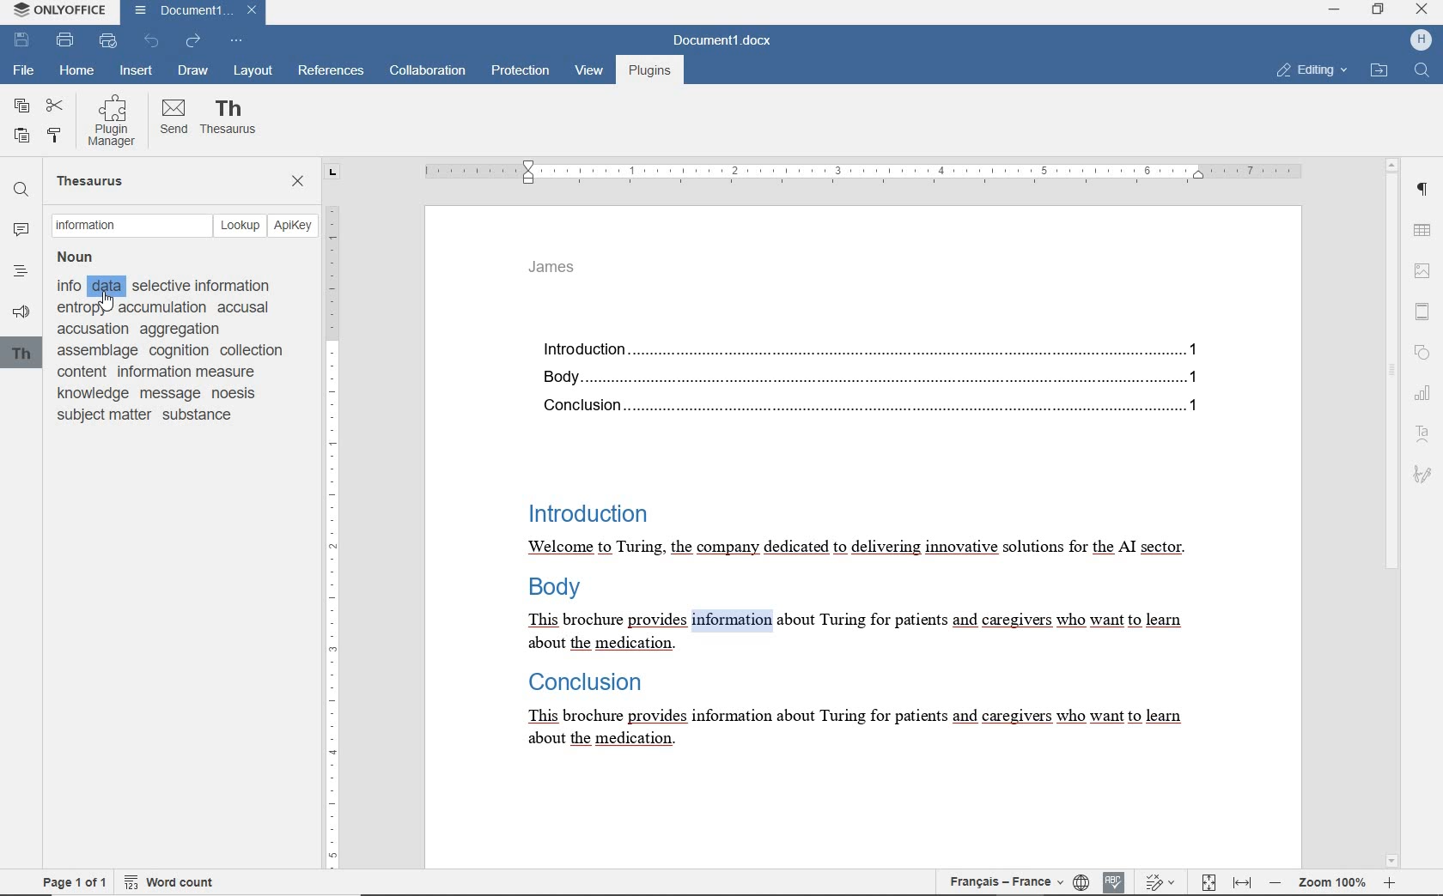  What do you see at coordinates (861, 631) in the screenshot?
I see `This brochure provides information about Turing for patients and caregivers who want to learn
about the medication.` at bounding box center [861, 631].